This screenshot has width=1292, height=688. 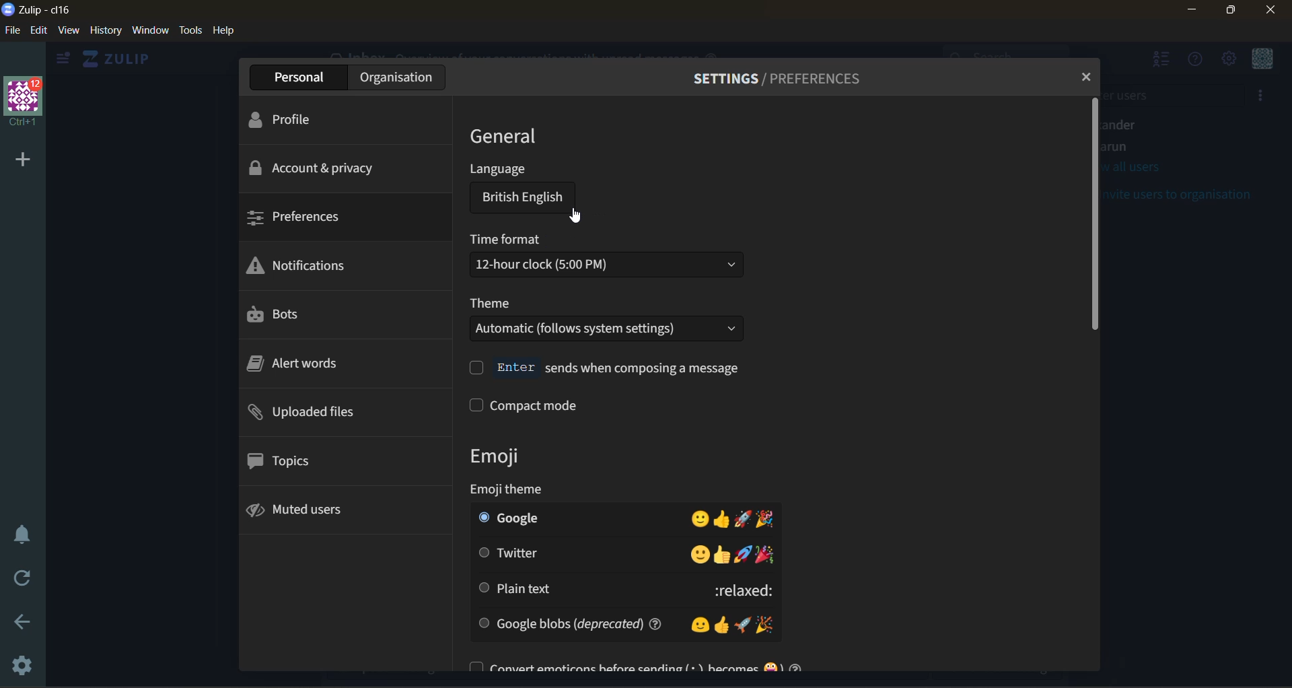 What do you see at coordinates (26, 623) in the screenshot?
I see `go back` at bounding box center [26, 623].